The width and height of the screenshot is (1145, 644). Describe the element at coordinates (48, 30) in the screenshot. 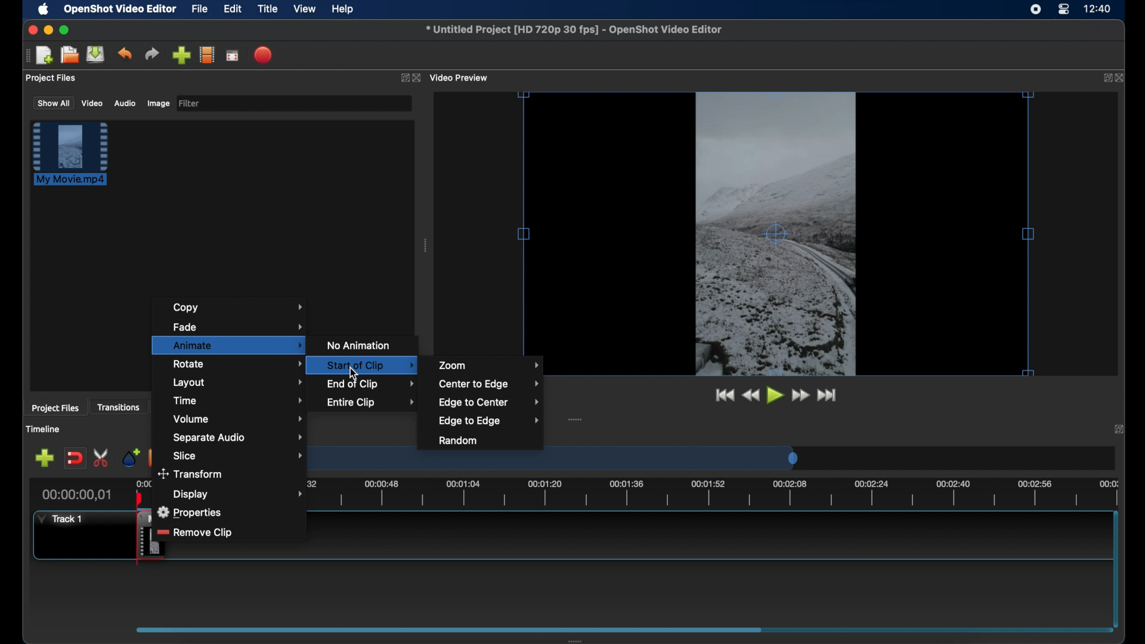

I see `minimize` at that location.